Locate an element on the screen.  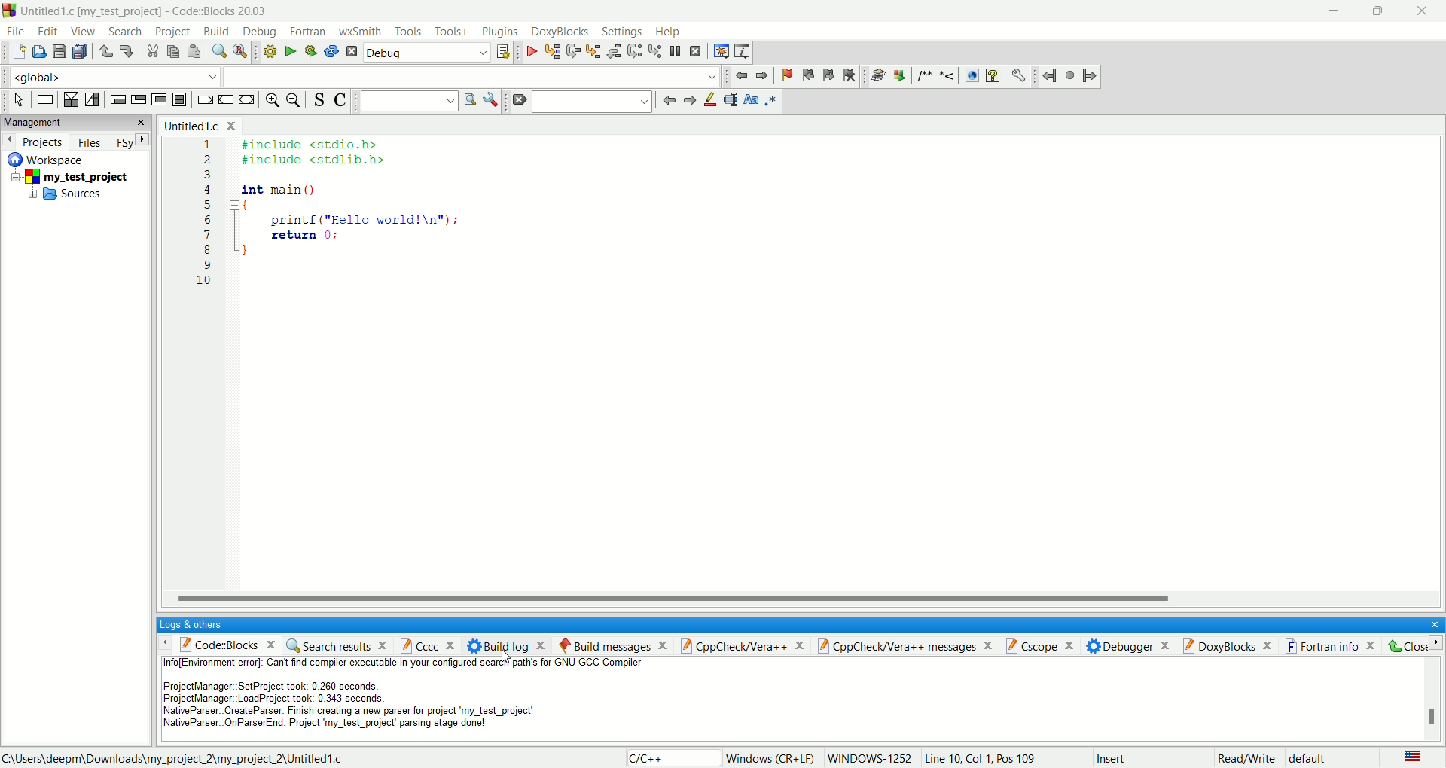
Flies is located at coordinates (90, 140).